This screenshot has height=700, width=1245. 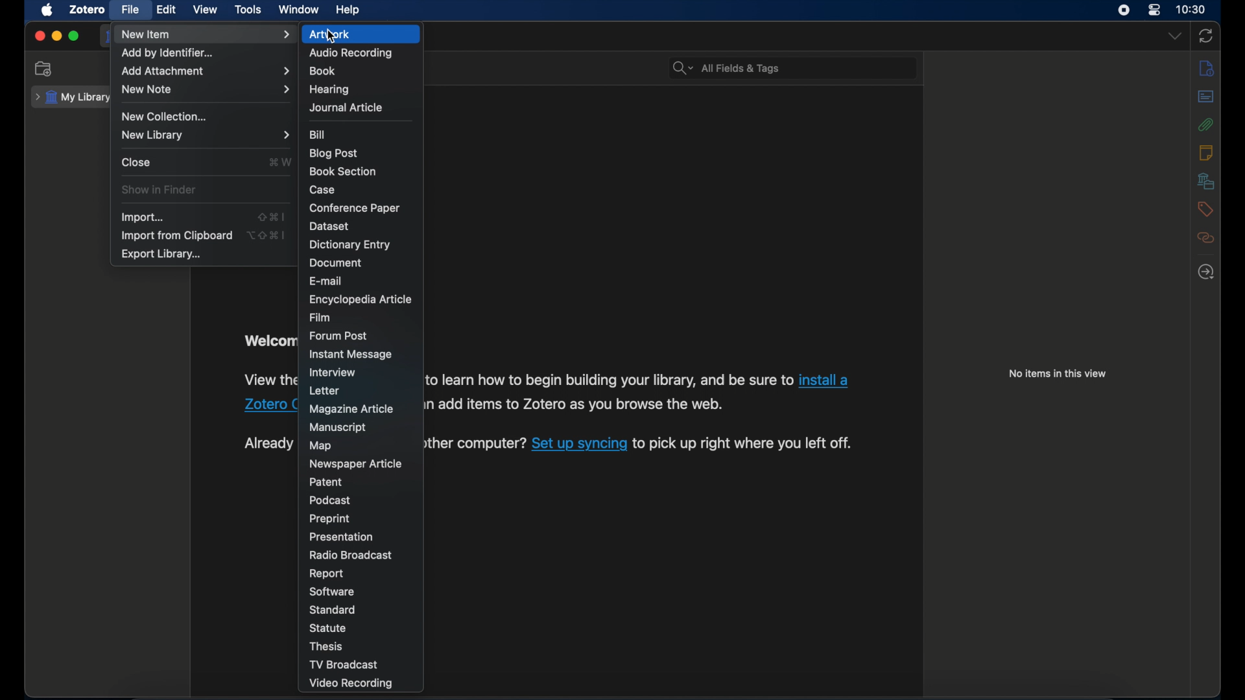 I want to click on forum post, so click(x=340, y=335).